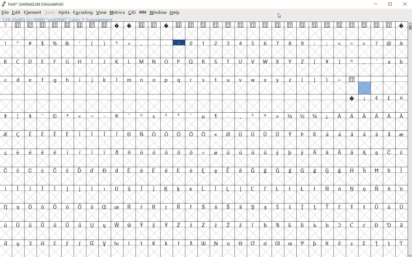 The height and width of the screenshot is (257, 412). What do you see at coordinates (54, 4) in the screenshot?
I see `Encoding` at bounding box center [54, 4].